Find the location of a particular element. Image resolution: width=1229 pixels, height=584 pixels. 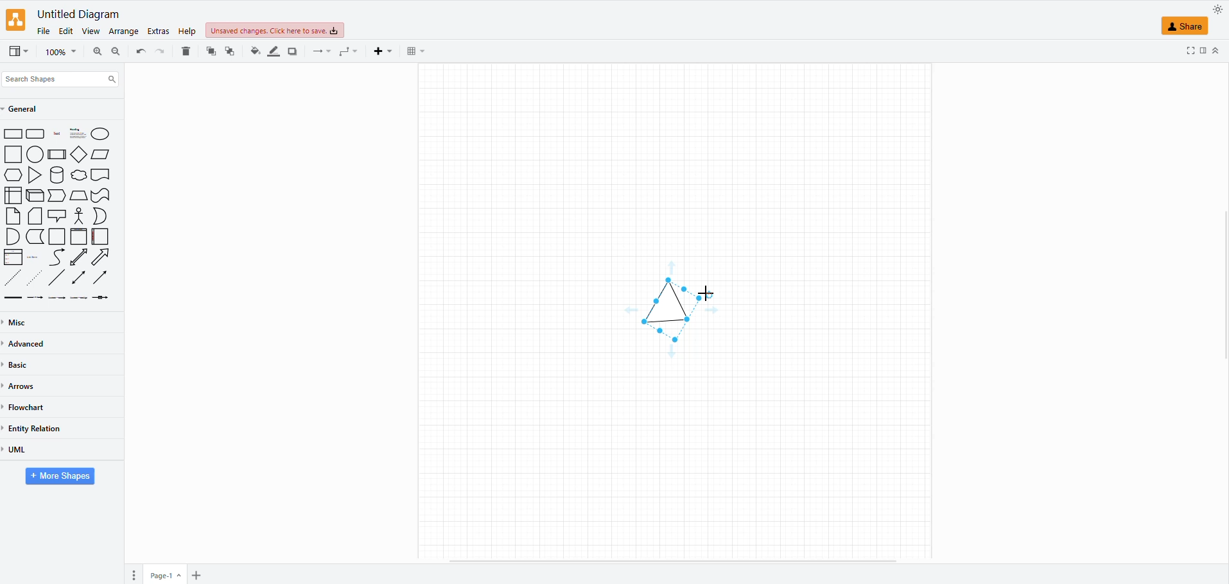

Forward is located at coordinates (57, 195).